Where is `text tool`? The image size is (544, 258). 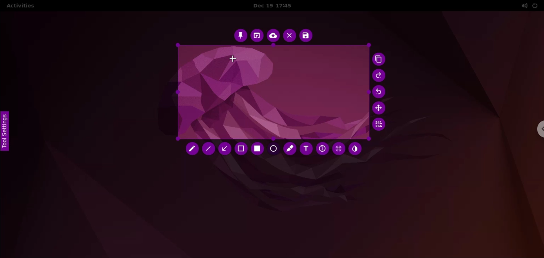 text tool is located at coordinates (306, 149).